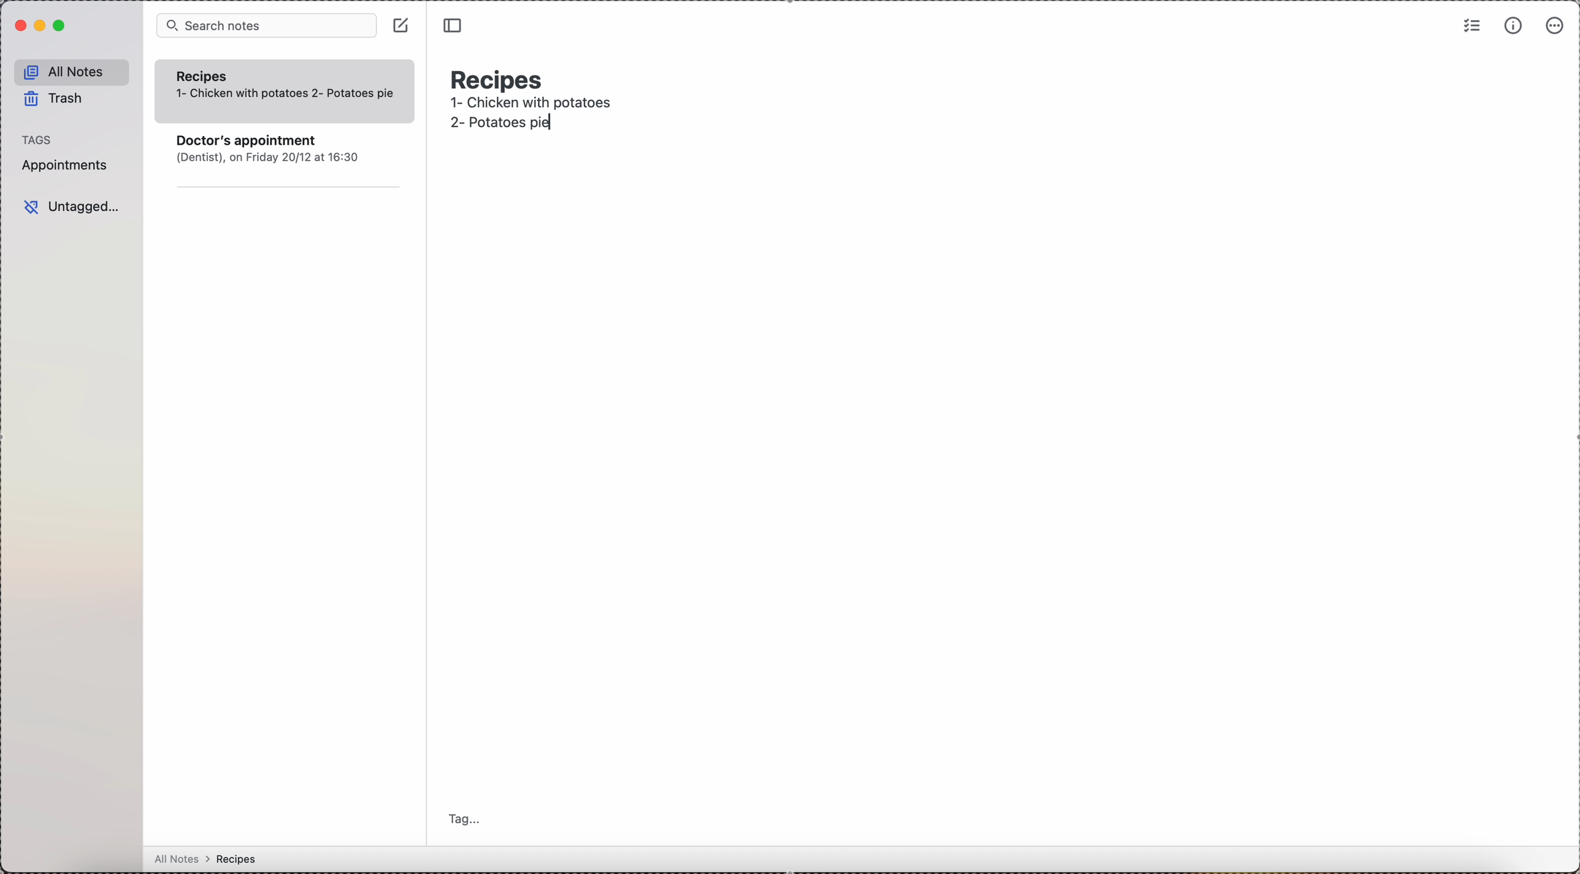 This screenshot has width=1580, height=874. Describe the element at coordinates (1470, 26) in the screenshot. I see `check list` at that location.